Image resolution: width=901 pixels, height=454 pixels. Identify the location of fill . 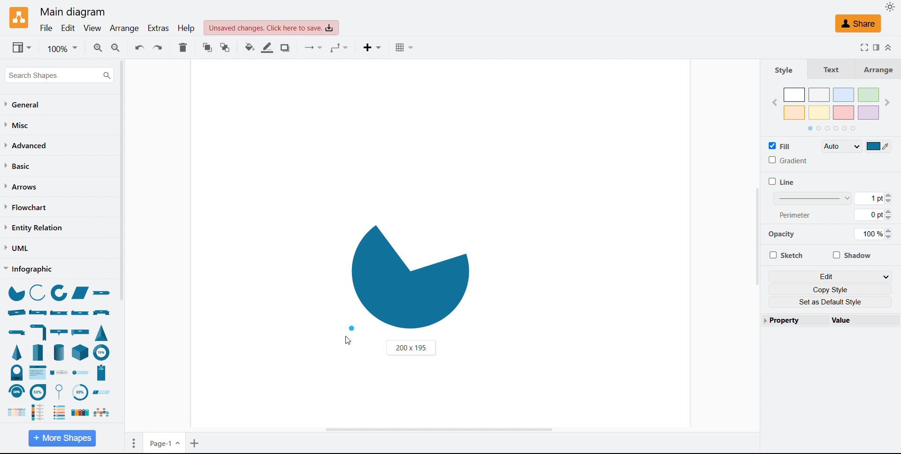
(780, 145).